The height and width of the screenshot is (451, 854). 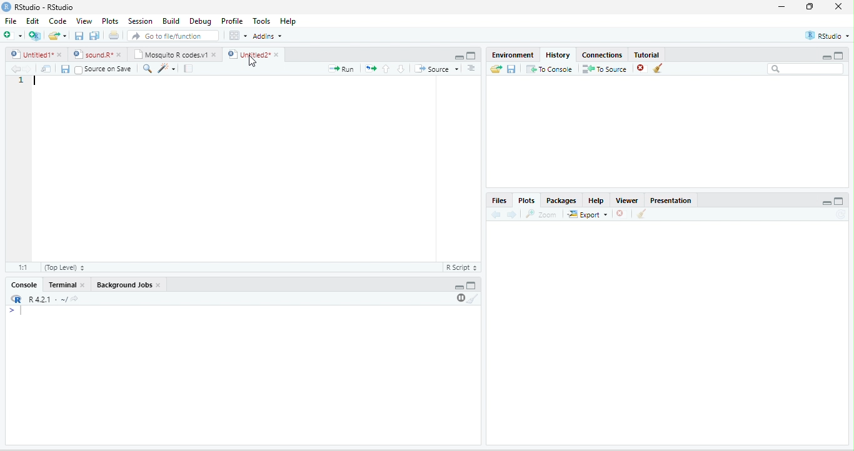 I want to click on Terminal, so click(x=61, y=284).